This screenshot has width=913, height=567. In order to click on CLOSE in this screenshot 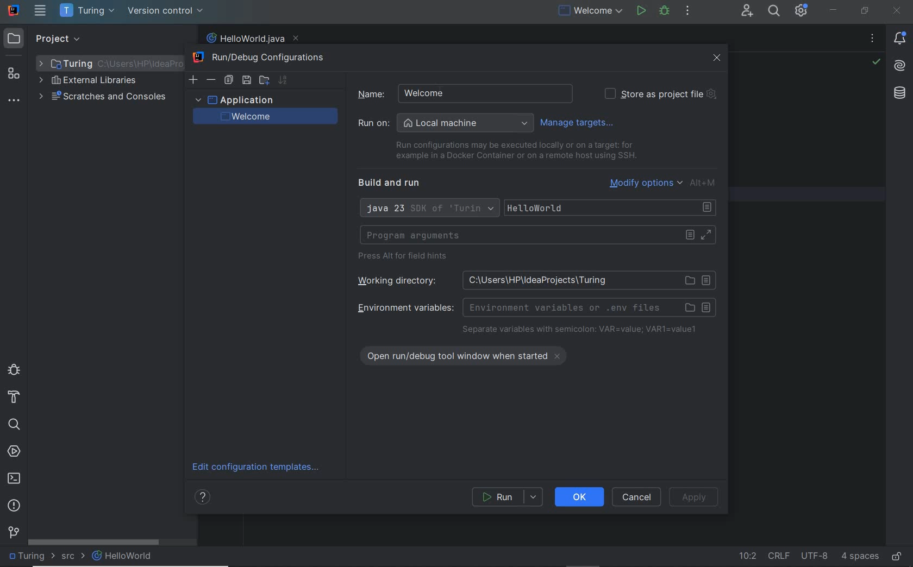, I will do `click(897, 11)`.